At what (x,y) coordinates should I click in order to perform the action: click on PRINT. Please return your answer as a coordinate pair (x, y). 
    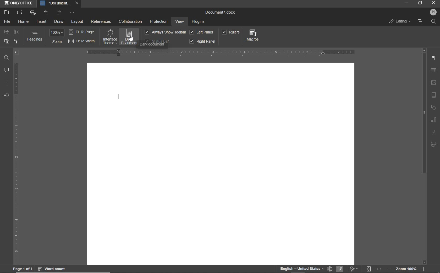
    Looking at the image, I should click on (20, 12).